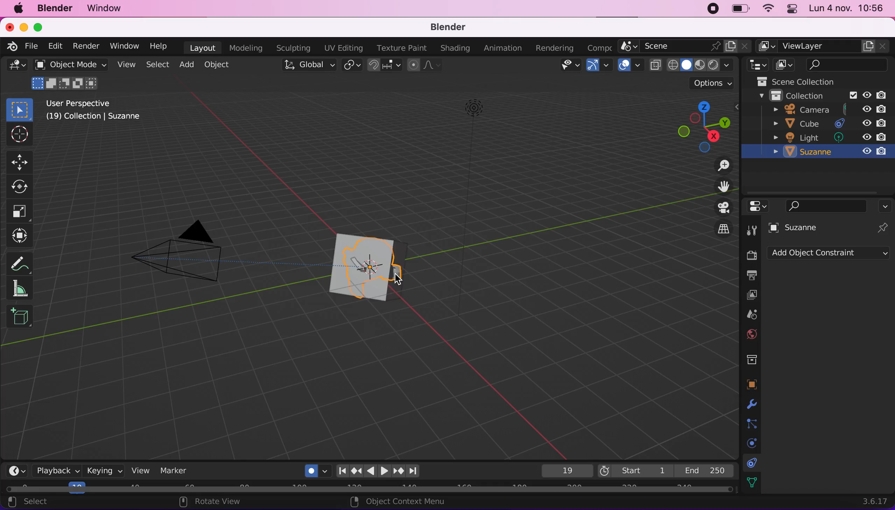 This screenshot has height=510, width=895. What do you see at coordinates (85, 102) in the screenshot?
I see `user perspective` at bounding box center [85, 102].